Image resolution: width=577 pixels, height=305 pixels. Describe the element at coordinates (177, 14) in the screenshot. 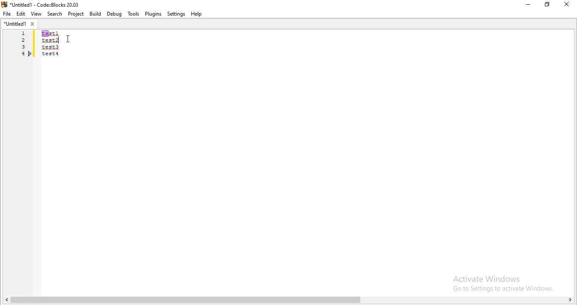

I see `Settings ` at that location.